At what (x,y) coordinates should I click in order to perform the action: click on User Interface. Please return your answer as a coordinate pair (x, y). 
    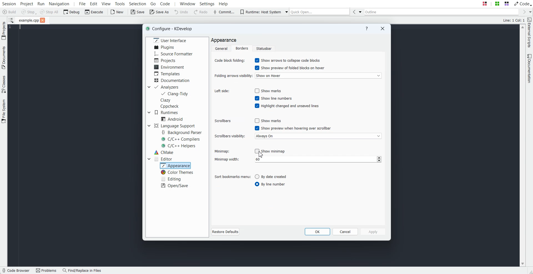
    Looking at the image, I should click on (170, 40).